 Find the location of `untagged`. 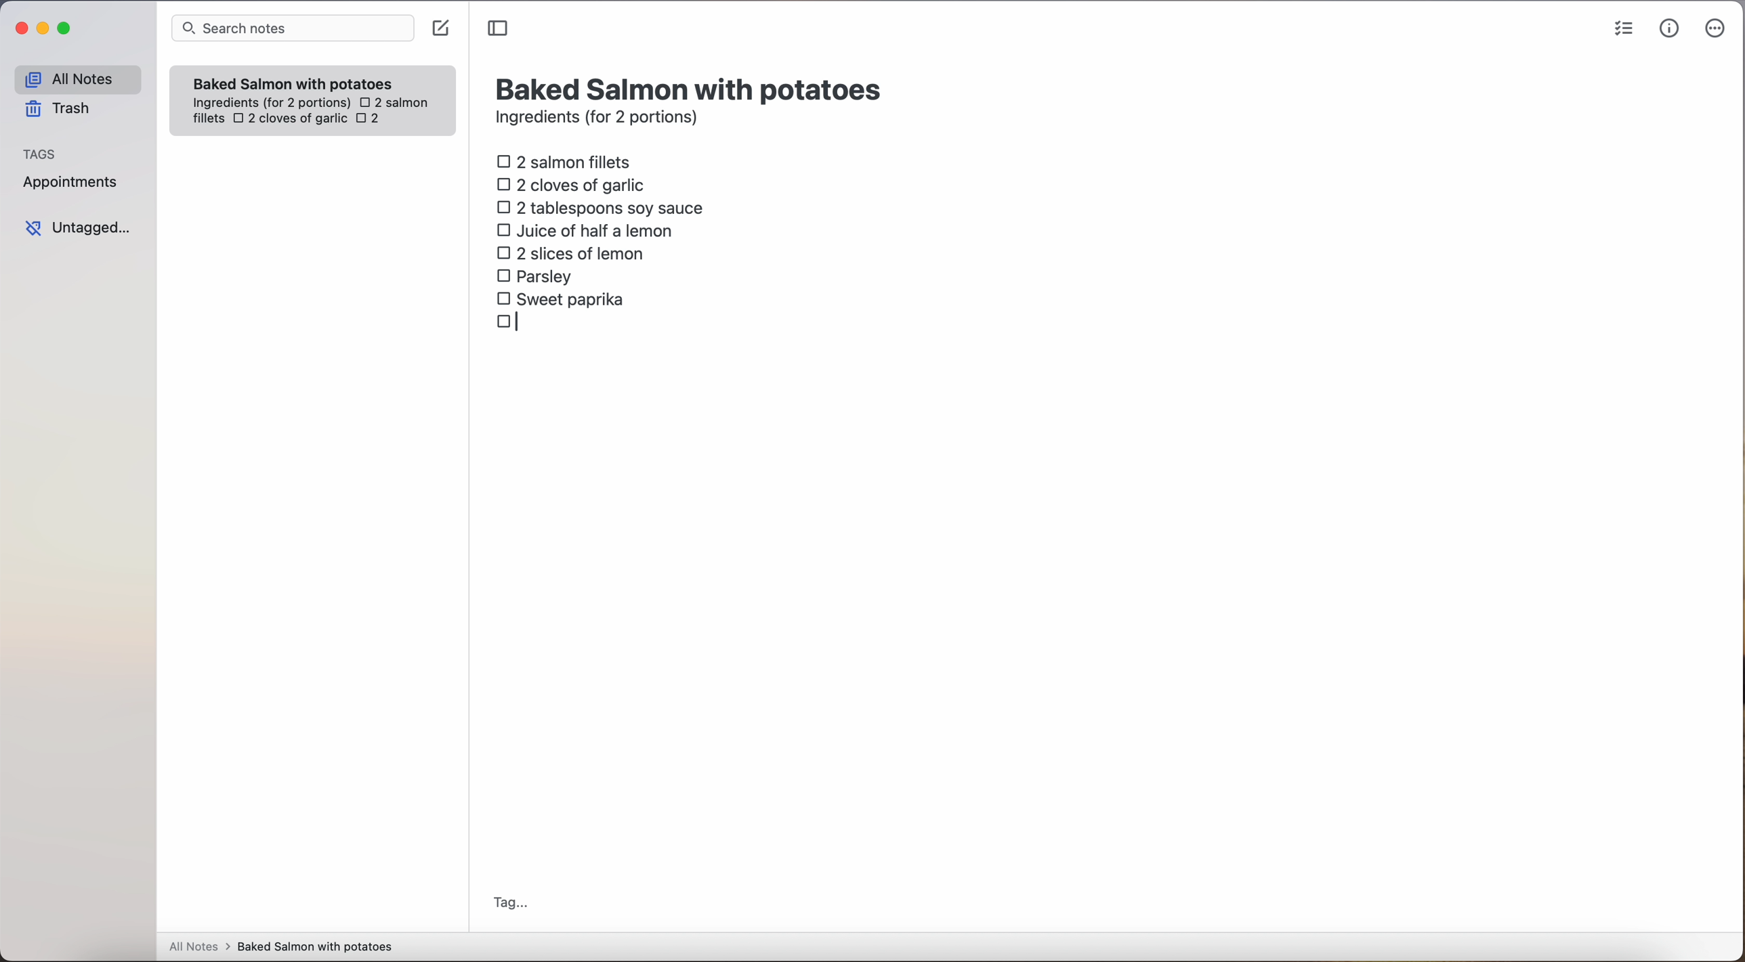

untagged is located at coordinates (79, 227).